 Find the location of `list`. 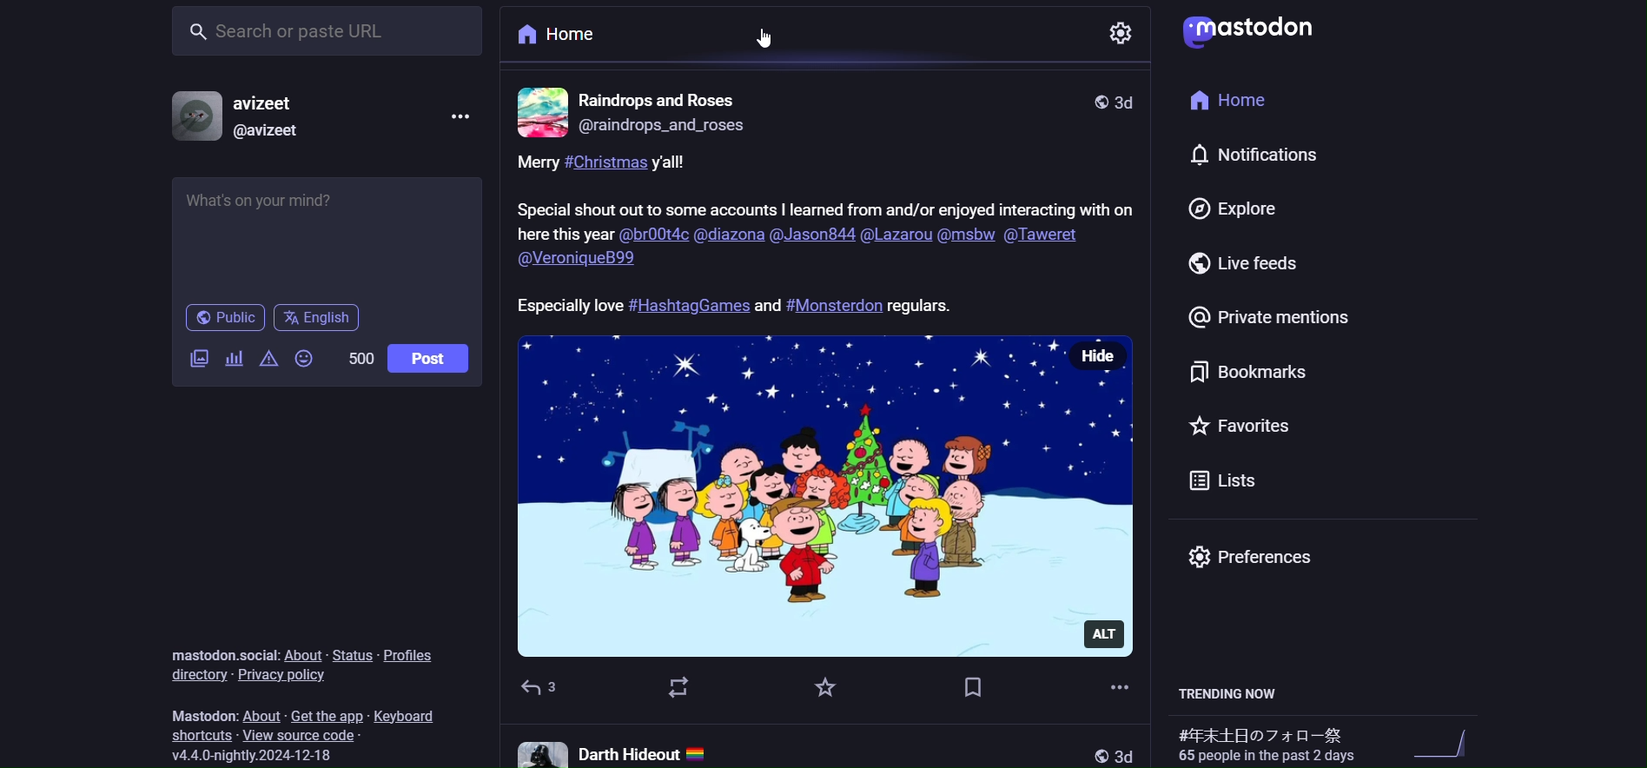

list is located at coordinates (1236, 482).